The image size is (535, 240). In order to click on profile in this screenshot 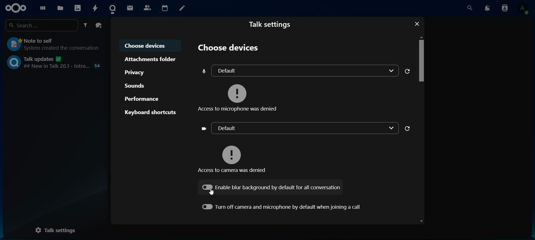, I will do `click(524, 9)`.